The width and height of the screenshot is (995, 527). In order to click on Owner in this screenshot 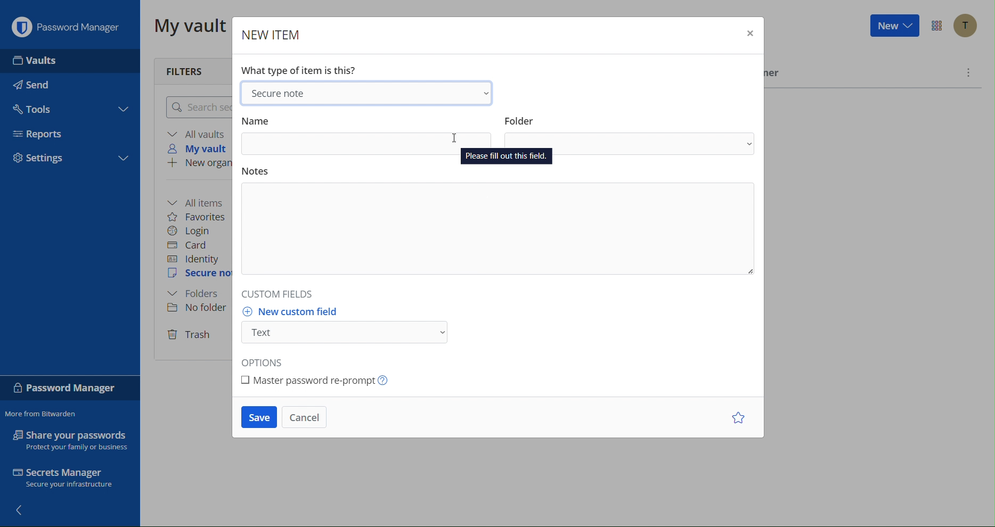, I will do `click(776, 75)`.